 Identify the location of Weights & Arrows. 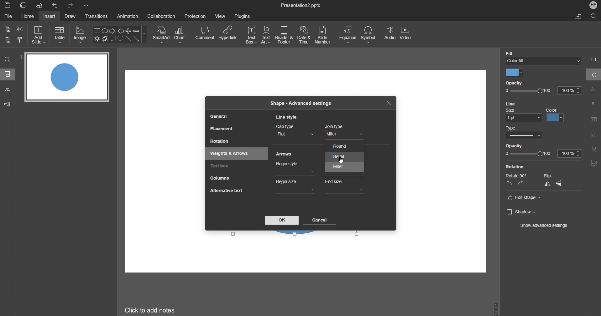
(233, 154).